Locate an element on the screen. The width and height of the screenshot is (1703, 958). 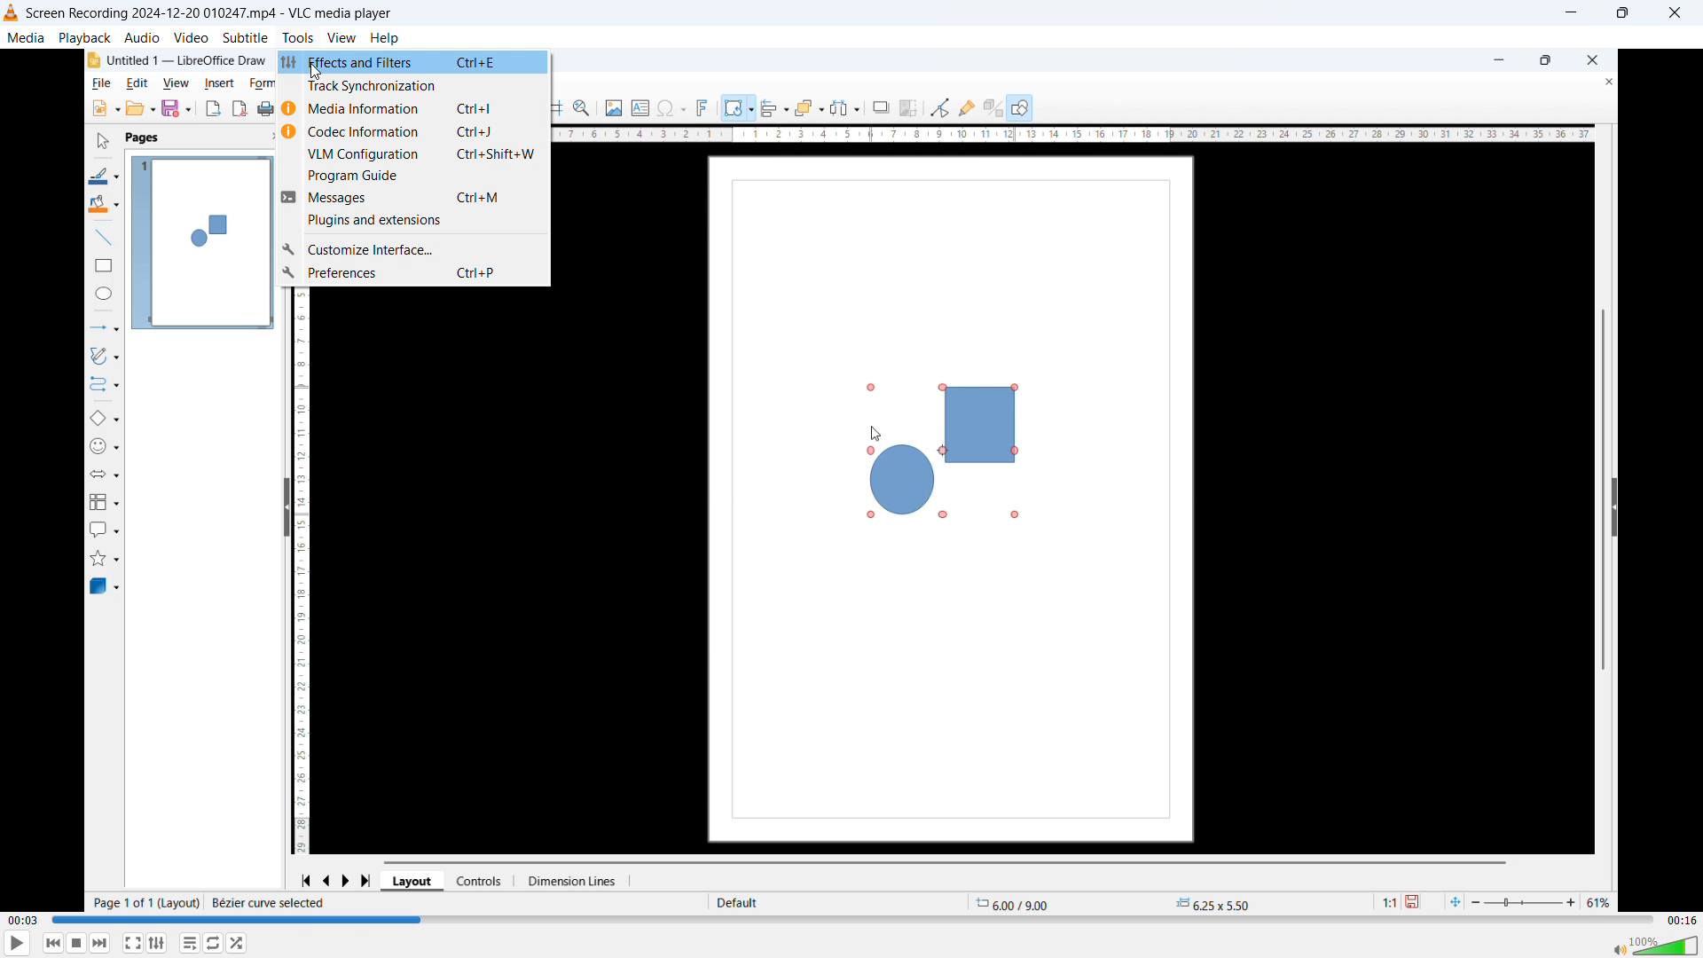
Stop playback  is located at coordinates (77, 943).